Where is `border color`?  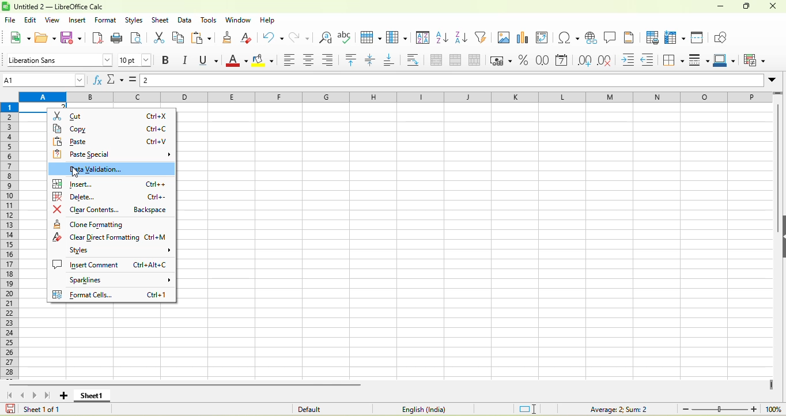 border color is located at coordinates (727, 61).